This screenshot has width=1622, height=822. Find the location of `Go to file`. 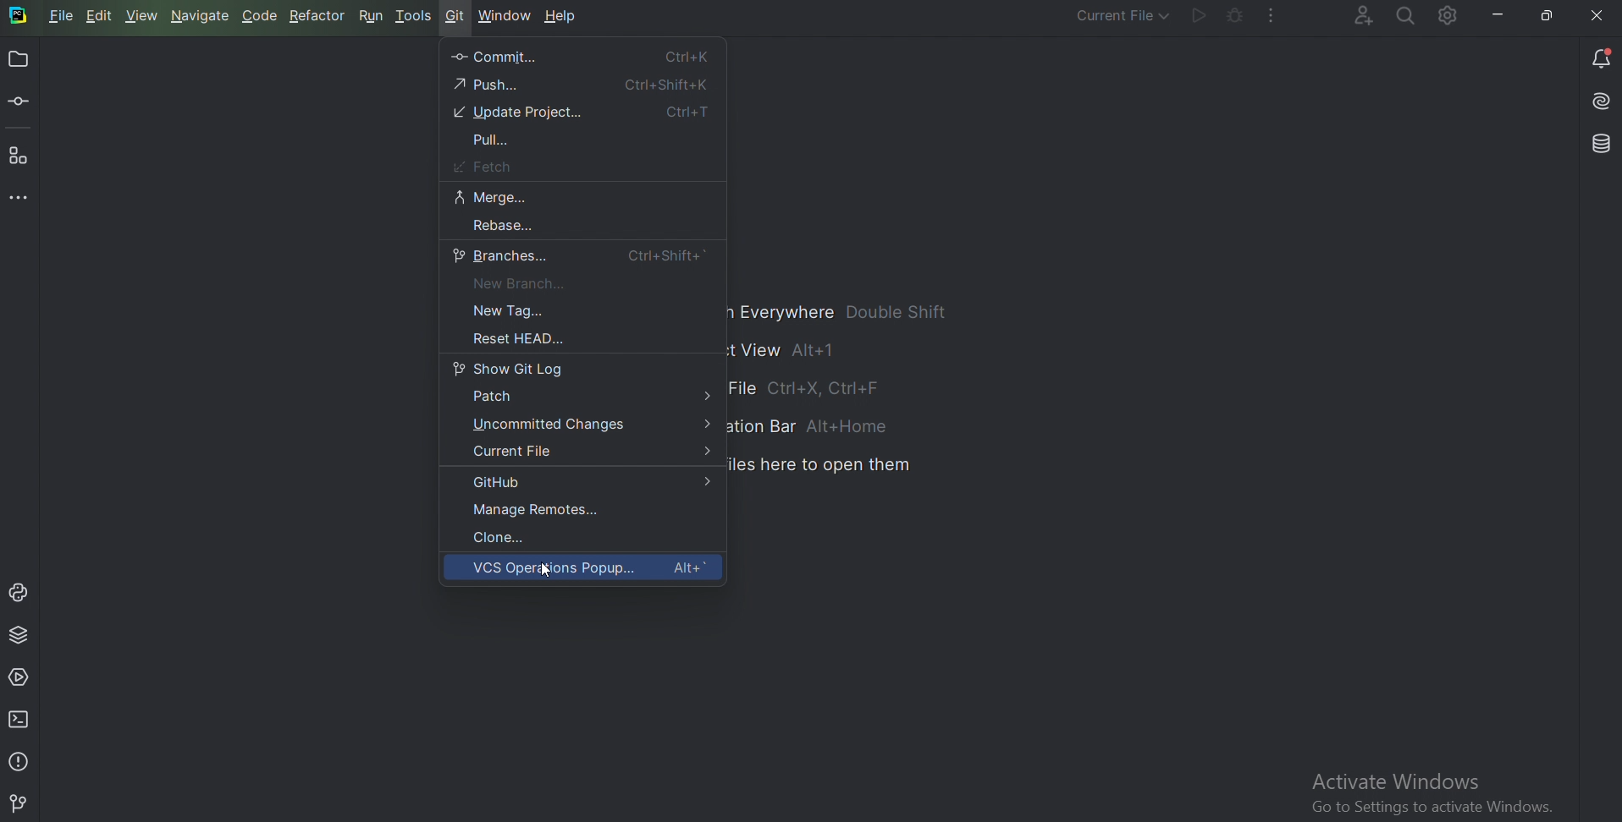

Go to file is located at coordinates (845, 391).